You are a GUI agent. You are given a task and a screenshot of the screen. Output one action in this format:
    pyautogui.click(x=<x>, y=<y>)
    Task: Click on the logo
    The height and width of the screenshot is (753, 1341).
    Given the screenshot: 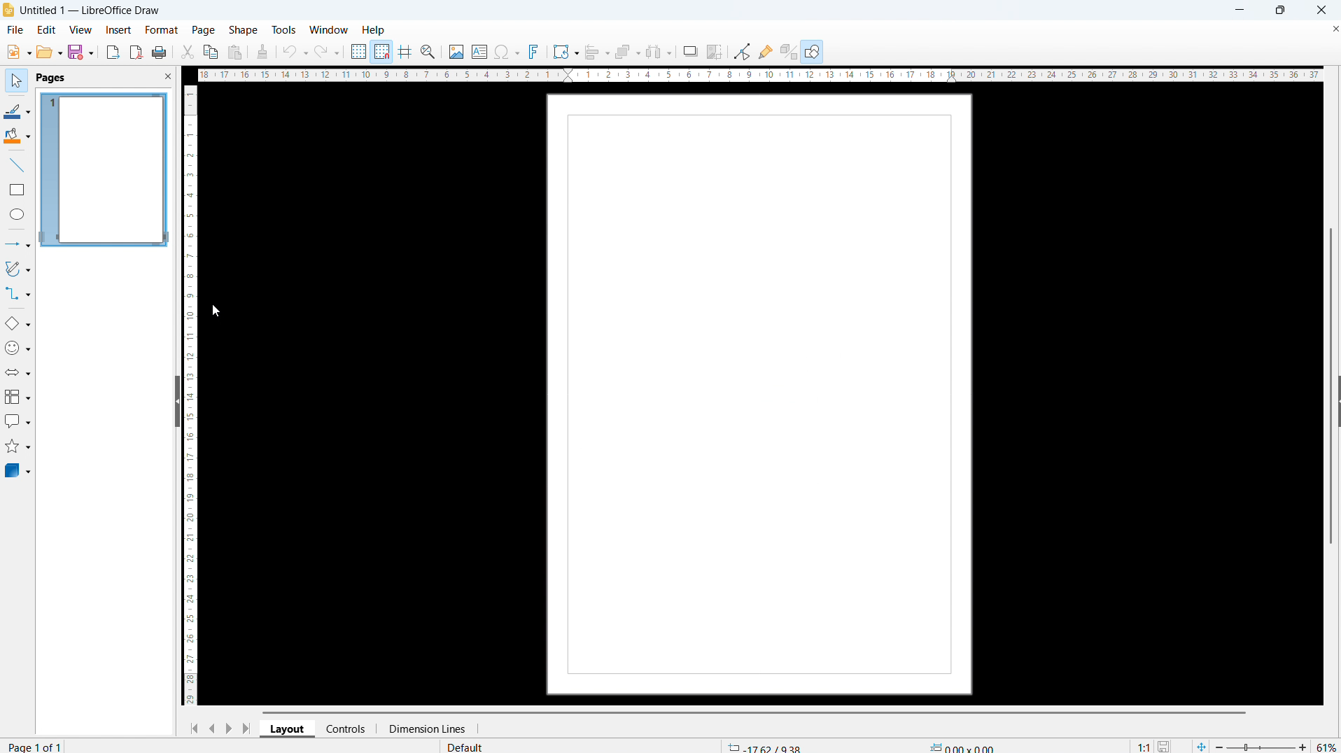 What is the action you would take?
    pyautogui.click(x=8, y=10)
    